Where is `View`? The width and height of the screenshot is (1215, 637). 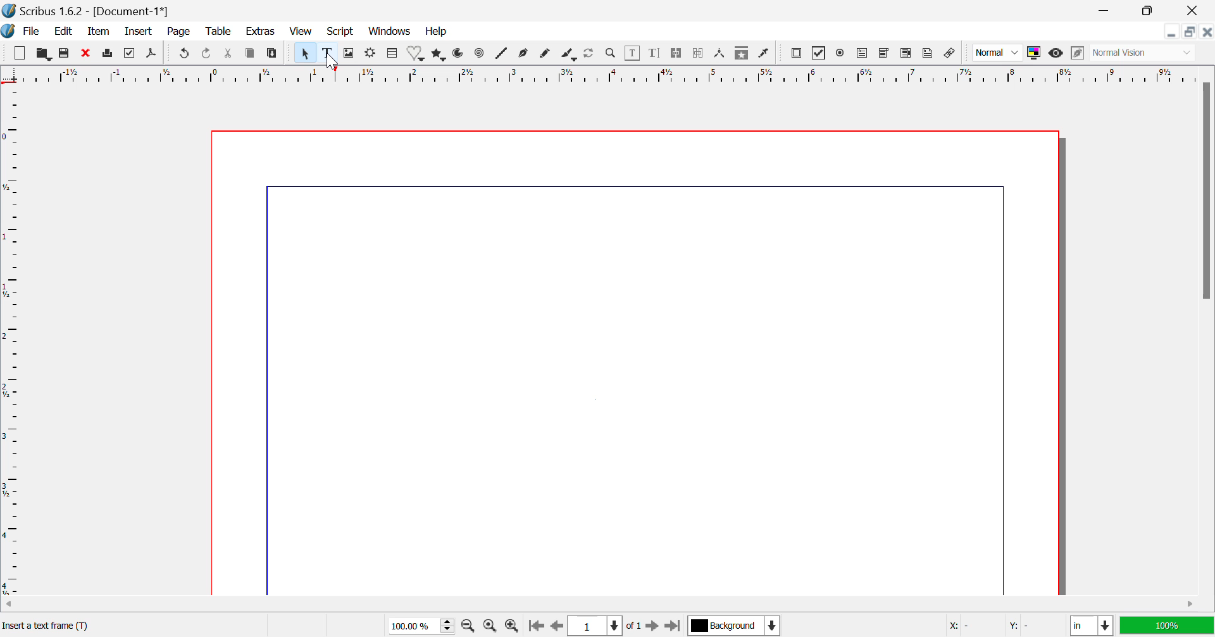
View is located at coordinates (301, 32).